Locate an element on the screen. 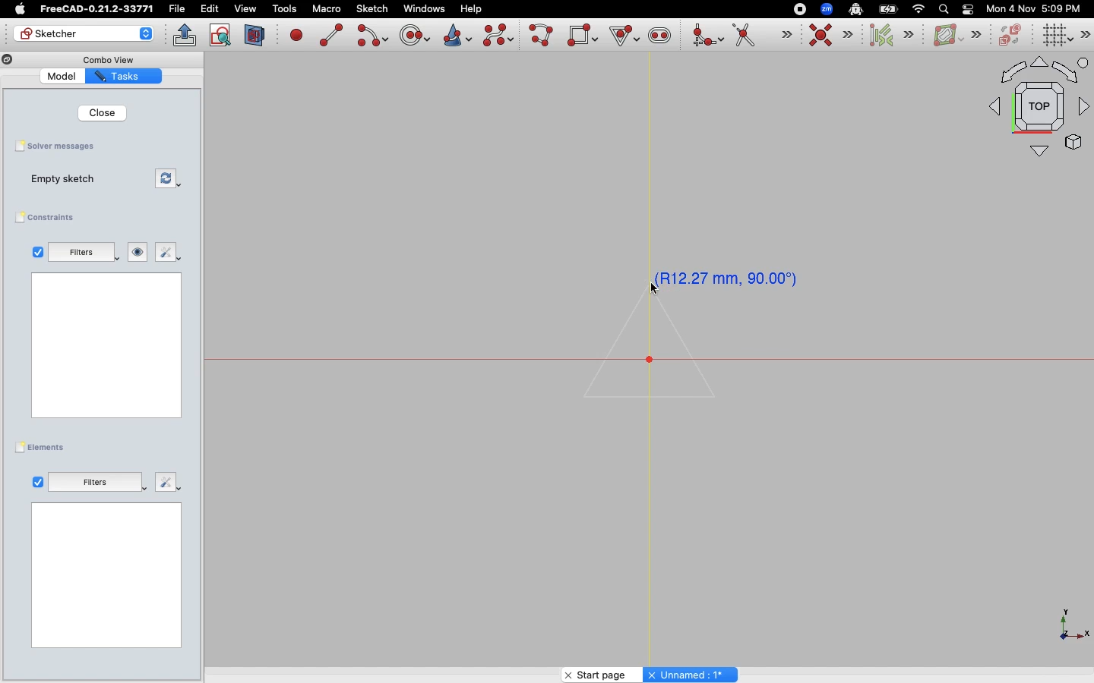 Image resolution: width=1094 pixels, height=683 pixels. Sketch editor tools is located at coordinates (1087, 34).